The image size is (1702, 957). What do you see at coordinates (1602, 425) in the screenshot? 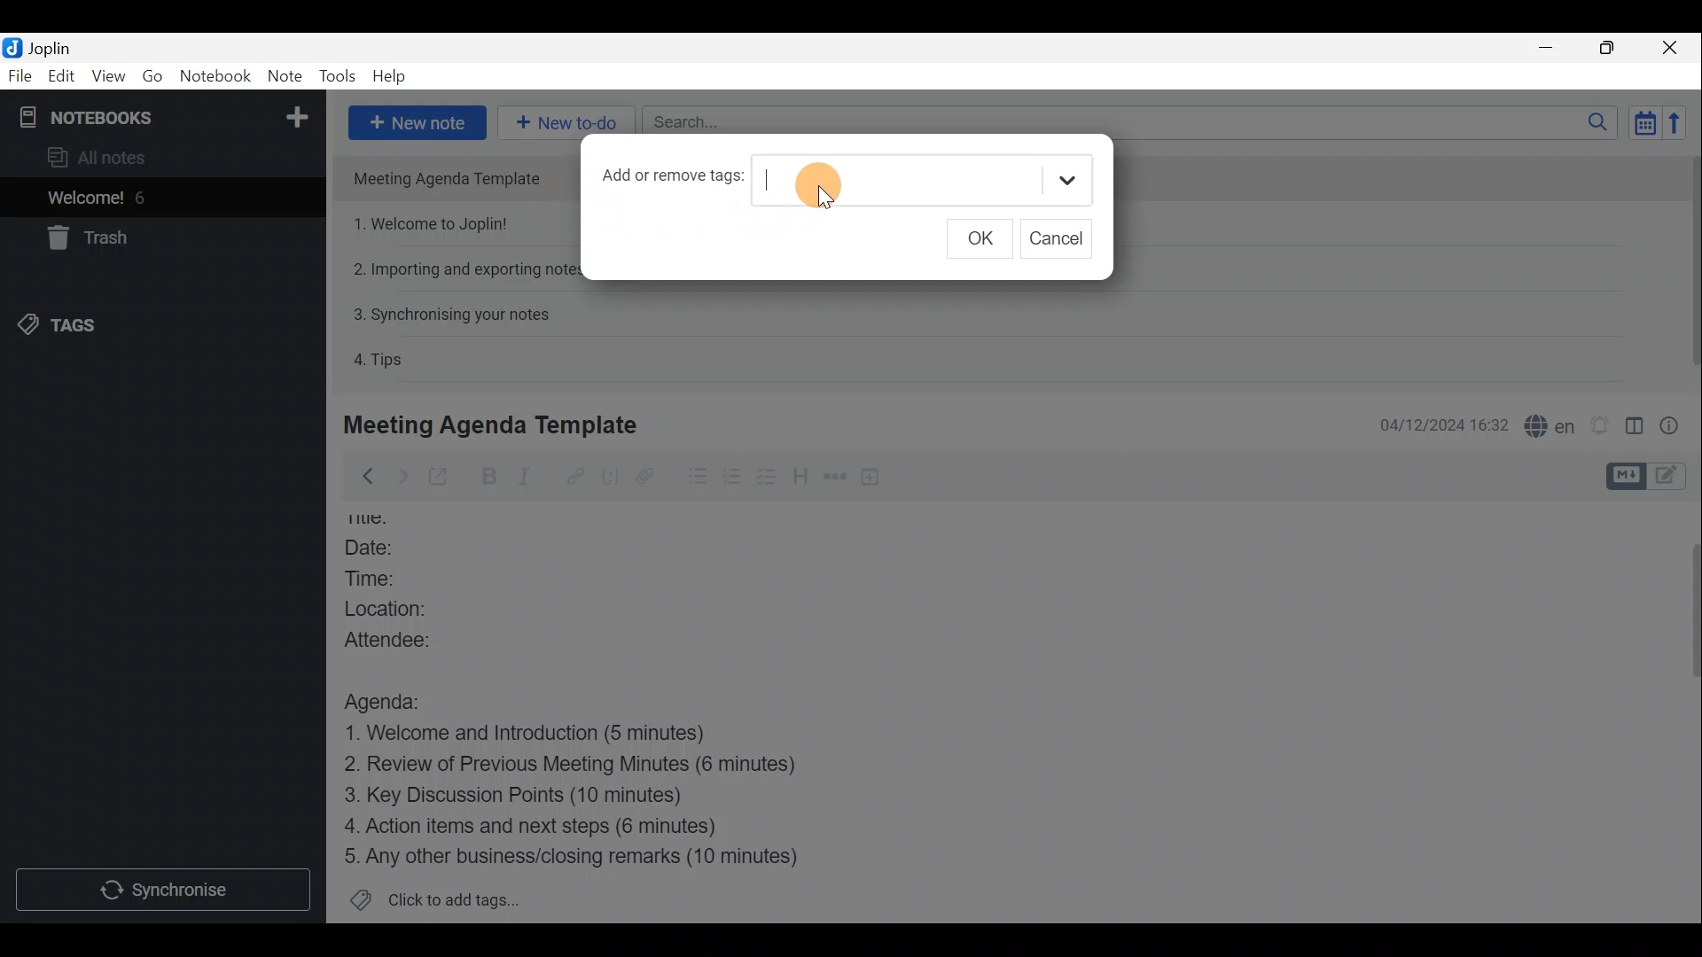
I see `Set alarm` at bounding box center [1602, 425].